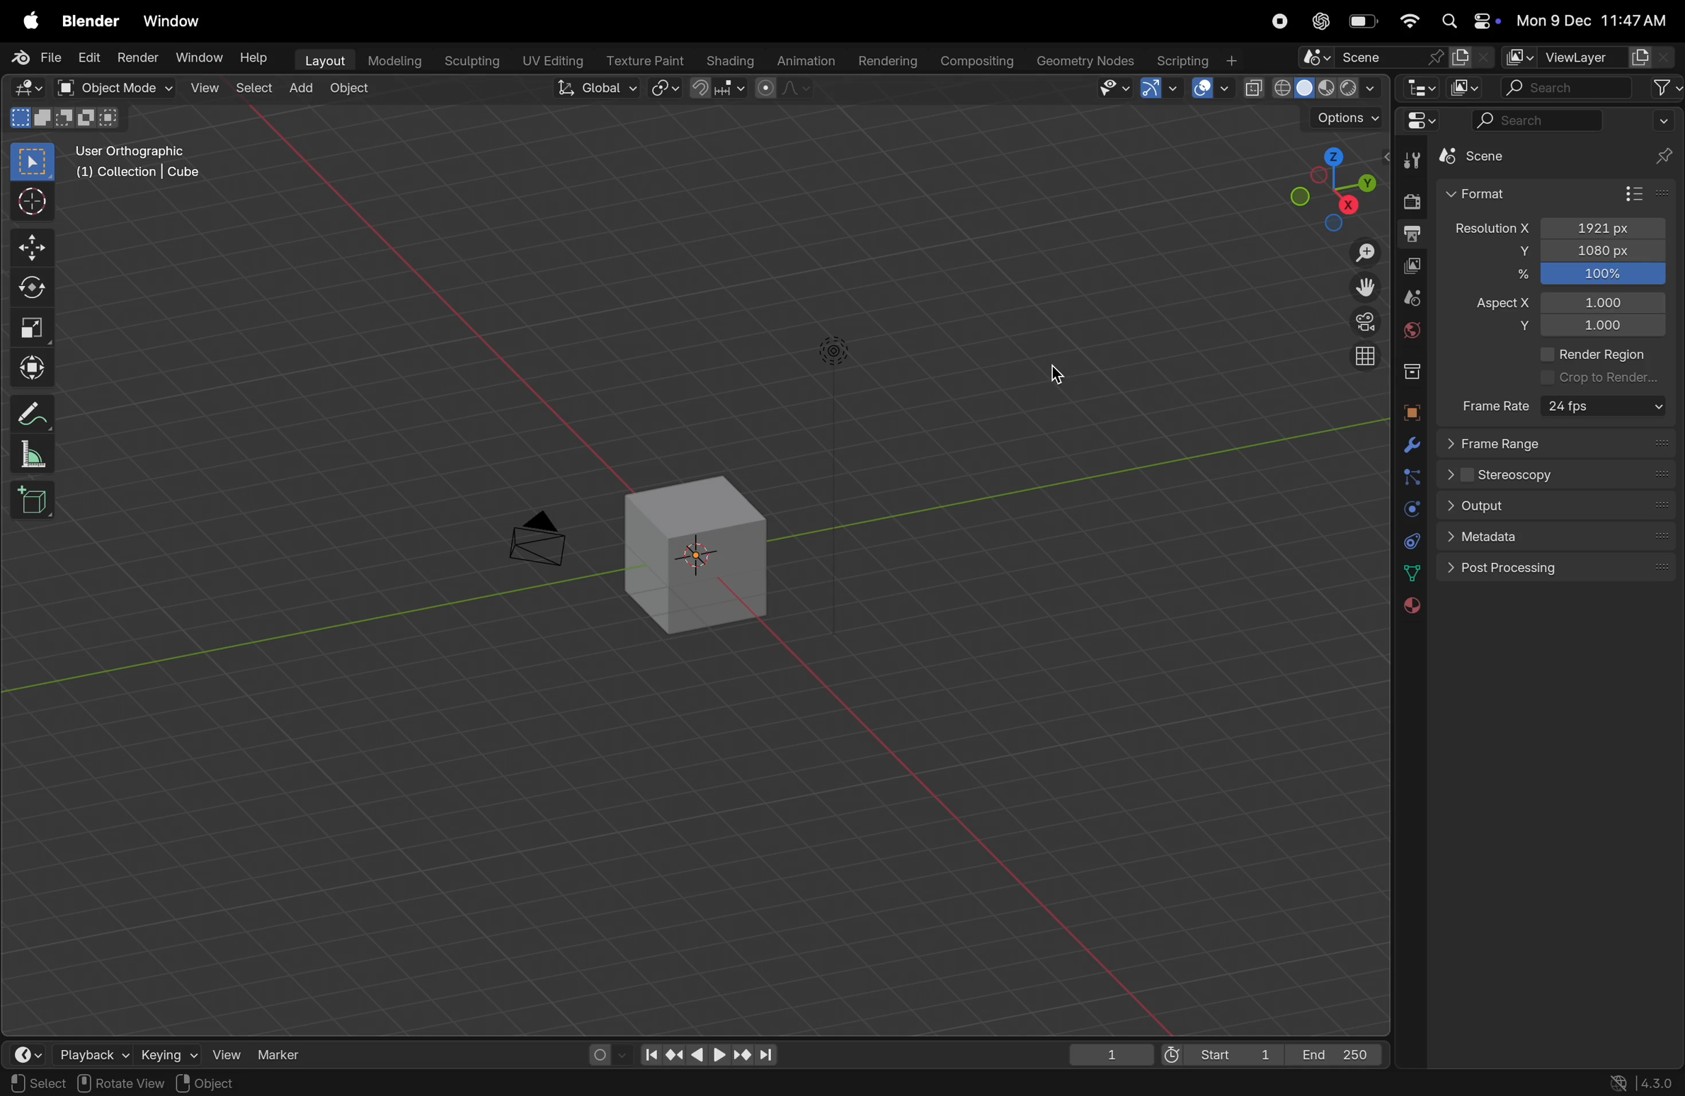 Image resolution: width=1685 pixels, height=1096 pixels. What do you see at coordinates (140, 56) in the screenshot?
I see `Render` at bounding box center [140, 56].